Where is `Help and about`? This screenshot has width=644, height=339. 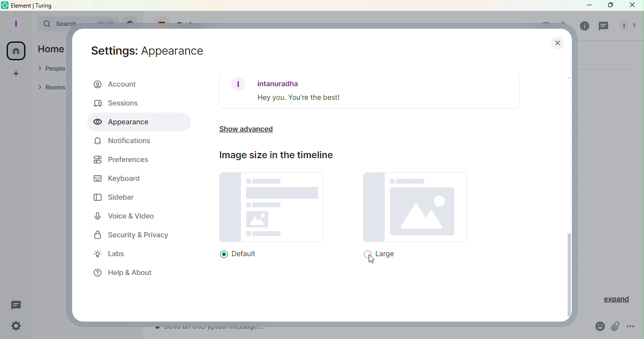
Help and about is located at coordinates (120, 272).